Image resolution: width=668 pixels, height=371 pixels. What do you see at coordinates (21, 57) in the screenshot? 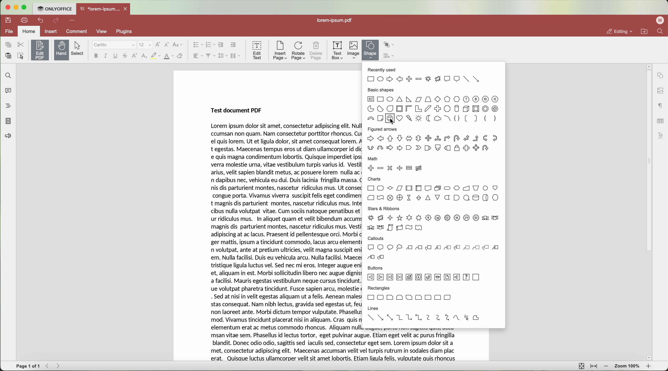
I see `select all` at bounding box center [21, 57].